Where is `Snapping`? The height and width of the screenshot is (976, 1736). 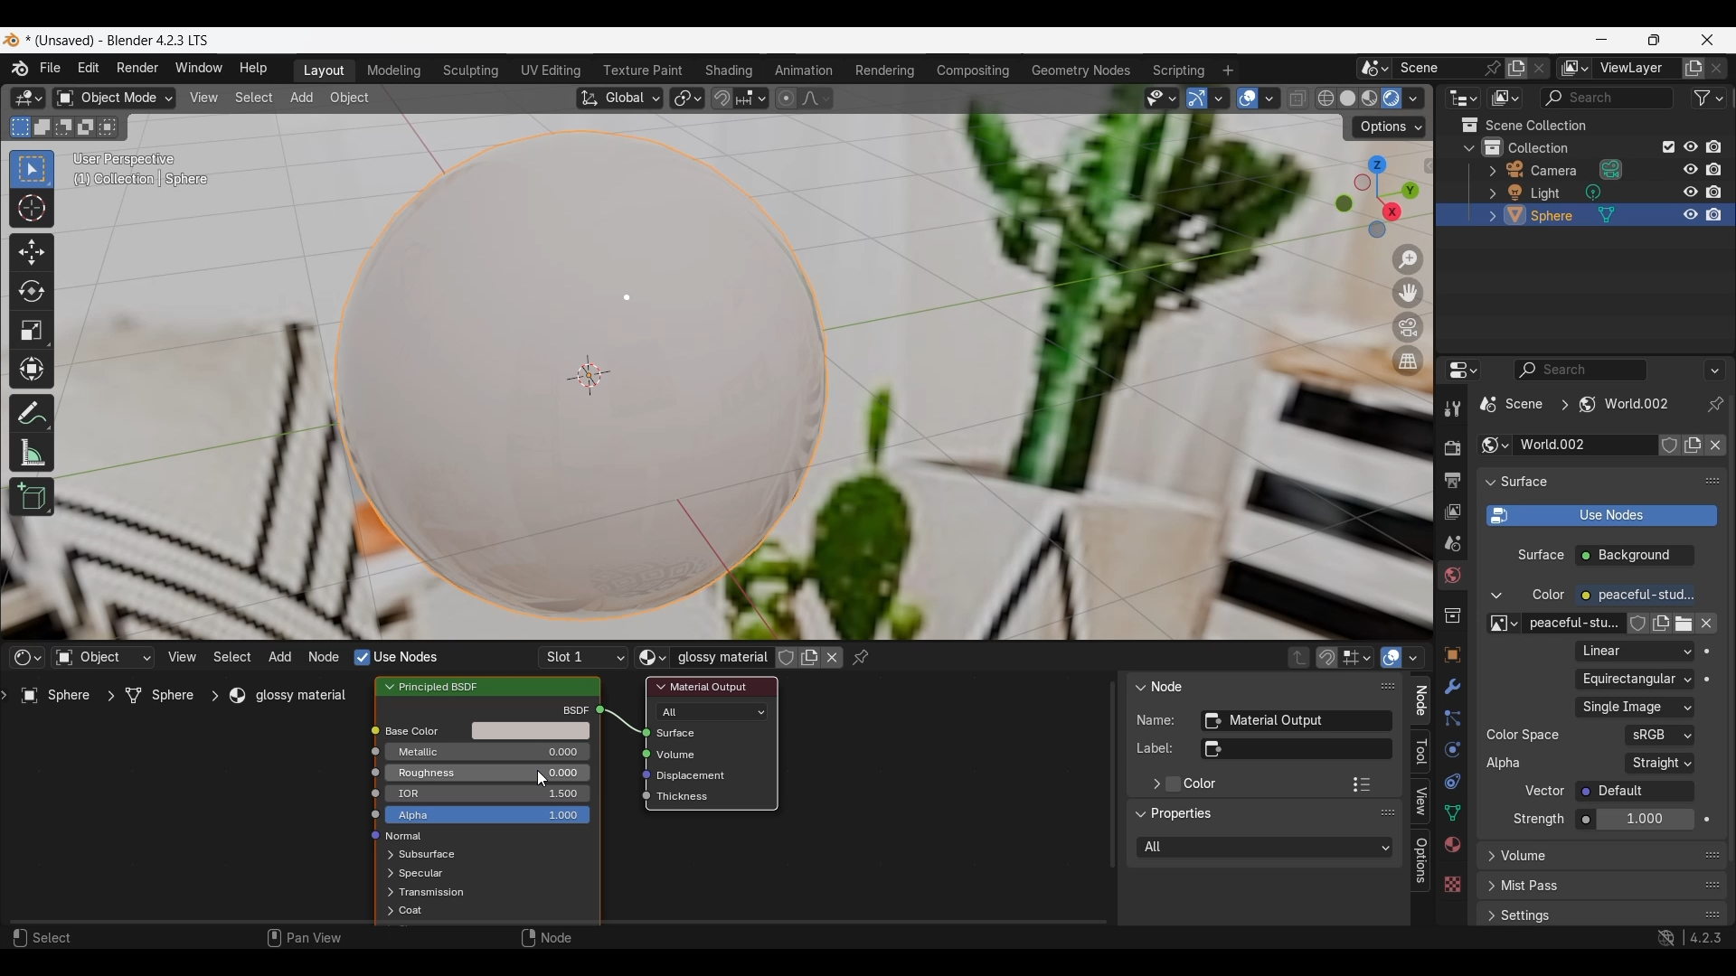
Snapping is located at coordinates (750, 98).